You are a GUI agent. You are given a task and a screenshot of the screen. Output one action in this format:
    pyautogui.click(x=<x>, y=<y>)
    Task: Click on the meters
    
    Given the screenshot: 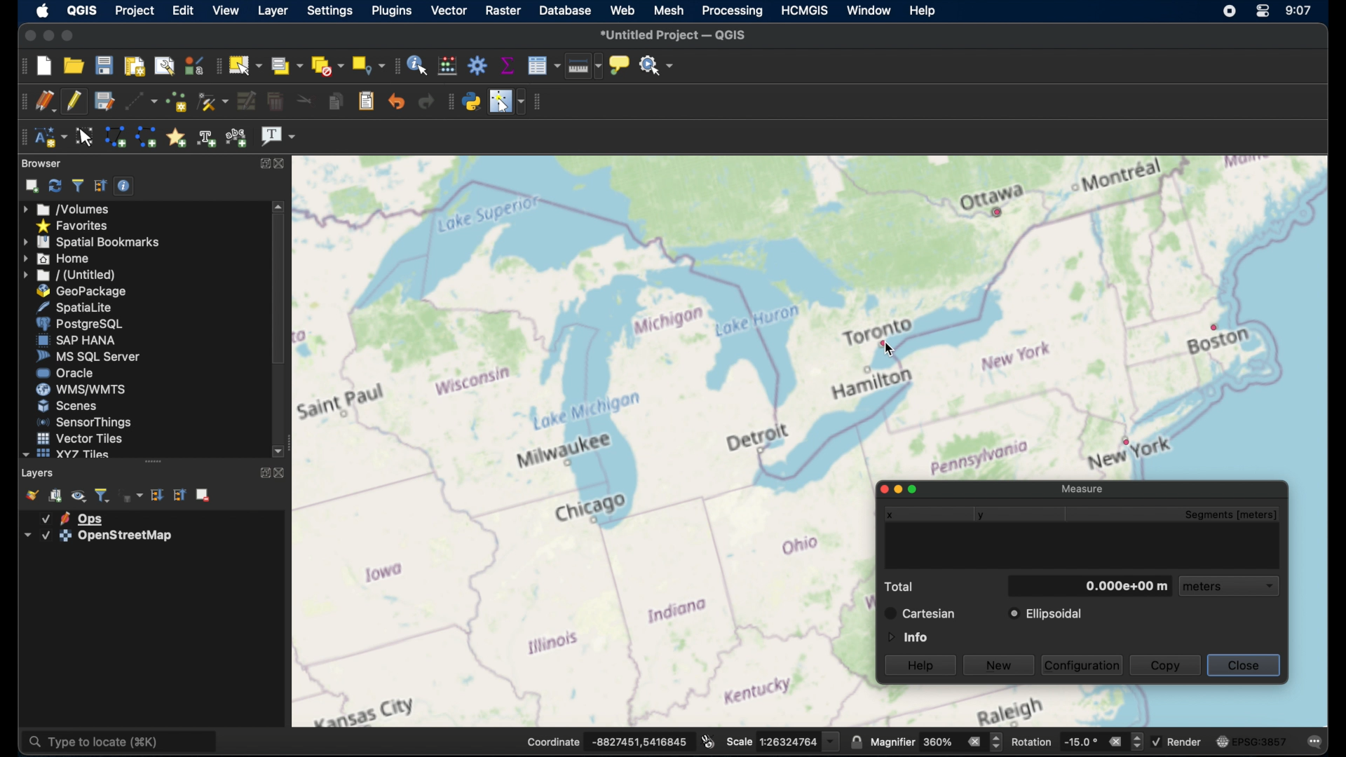 What is the action you would take?
    pyautogui.click(x=1091, y=586)
    